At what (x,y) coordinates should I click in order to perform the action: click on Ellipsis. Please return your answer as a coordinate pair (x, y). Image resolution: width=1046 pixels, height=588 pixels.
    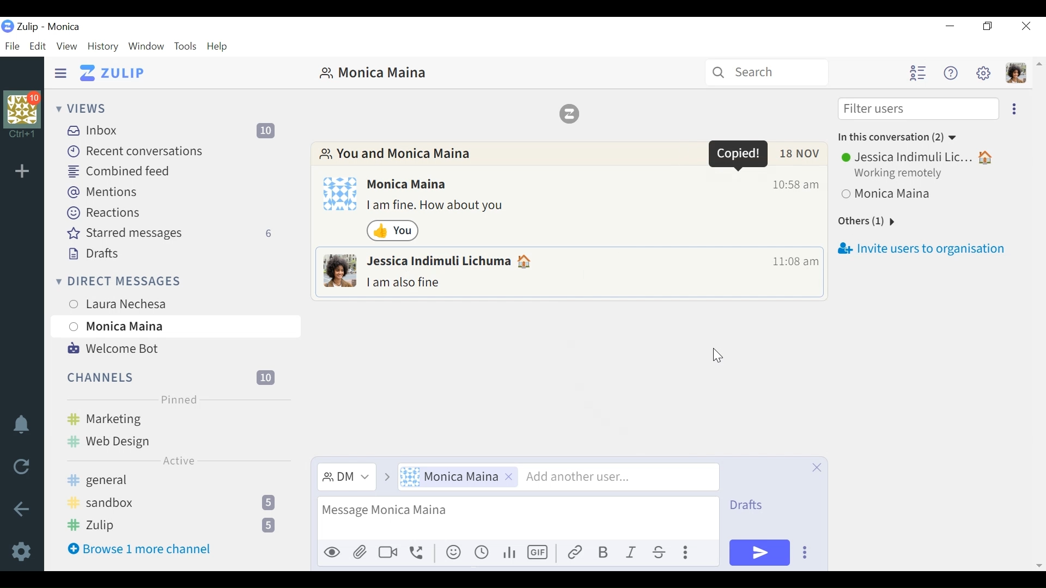
    Looking at the image, I should click on (810, 553).